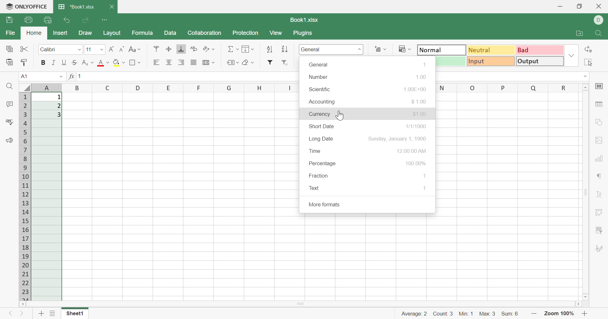 Image resolution: width=608 pixels, height=319 pixels. I want to click on Summation, so click(233, 48).